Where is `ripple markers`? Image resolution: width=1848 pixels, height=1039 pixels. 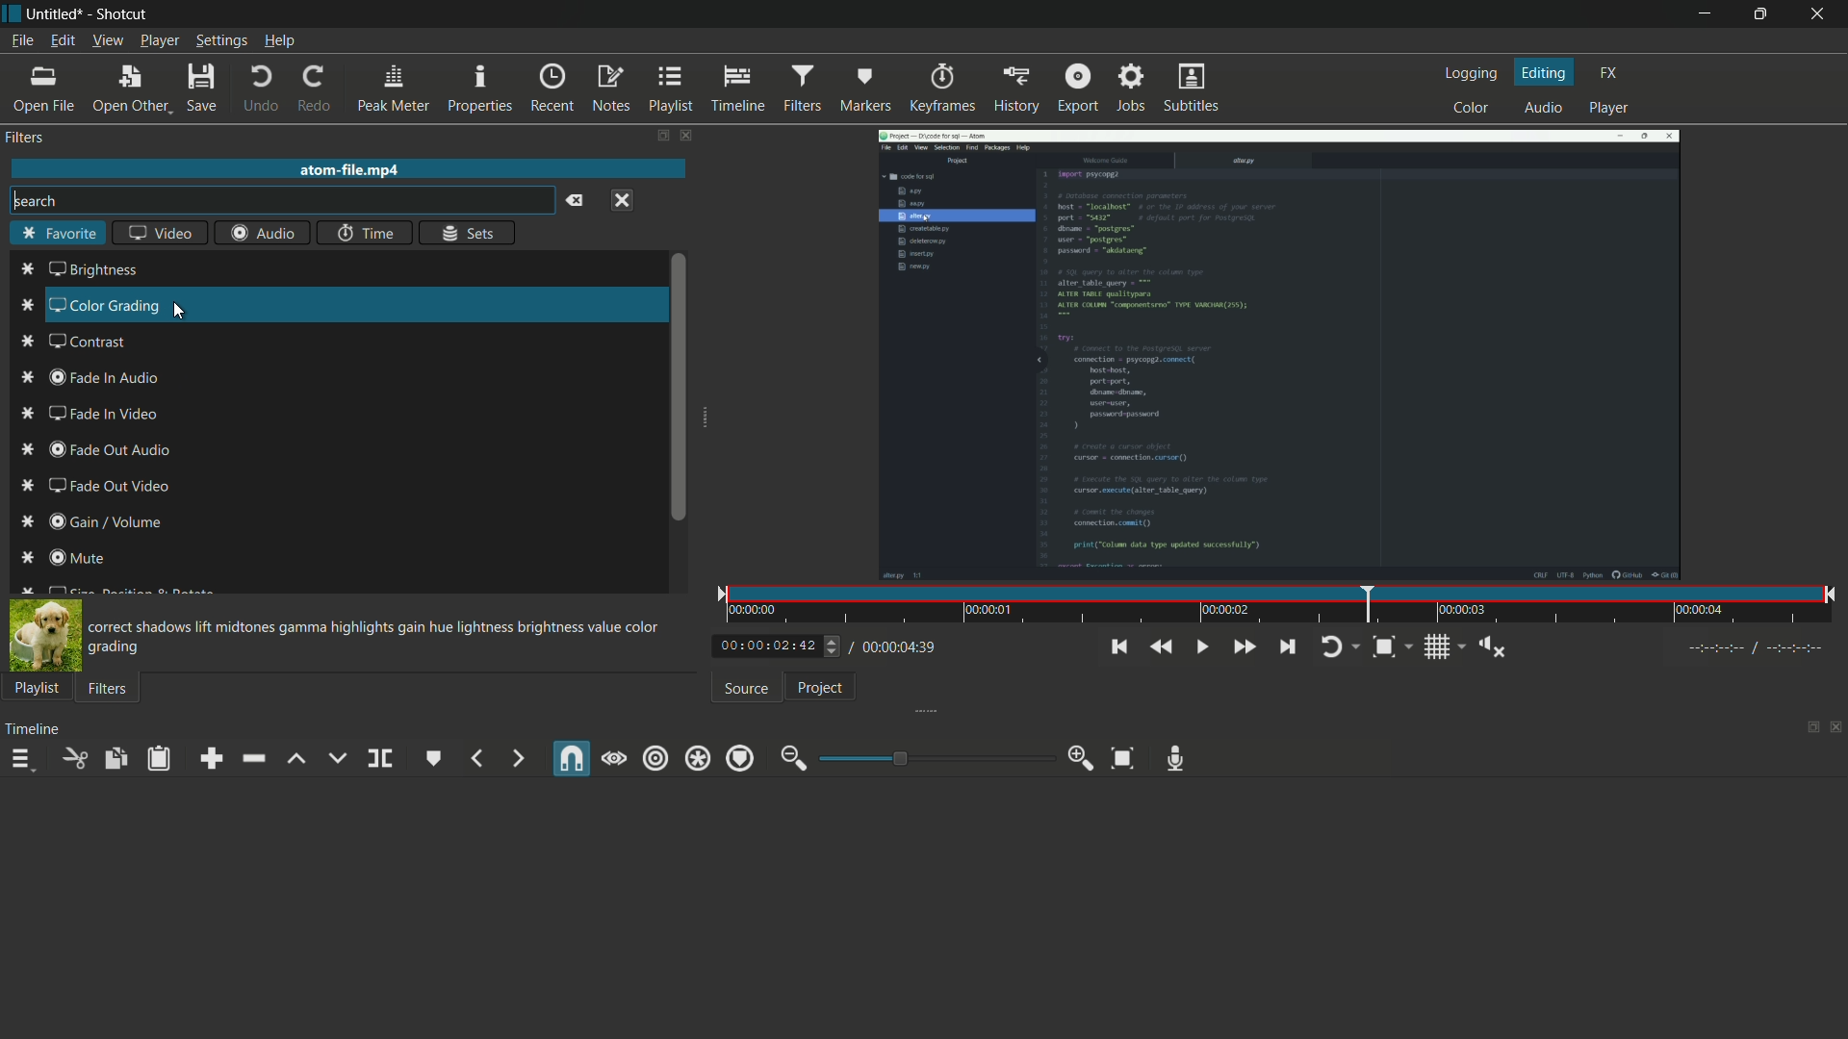 ripple markers is located at coordinates (740, 759).